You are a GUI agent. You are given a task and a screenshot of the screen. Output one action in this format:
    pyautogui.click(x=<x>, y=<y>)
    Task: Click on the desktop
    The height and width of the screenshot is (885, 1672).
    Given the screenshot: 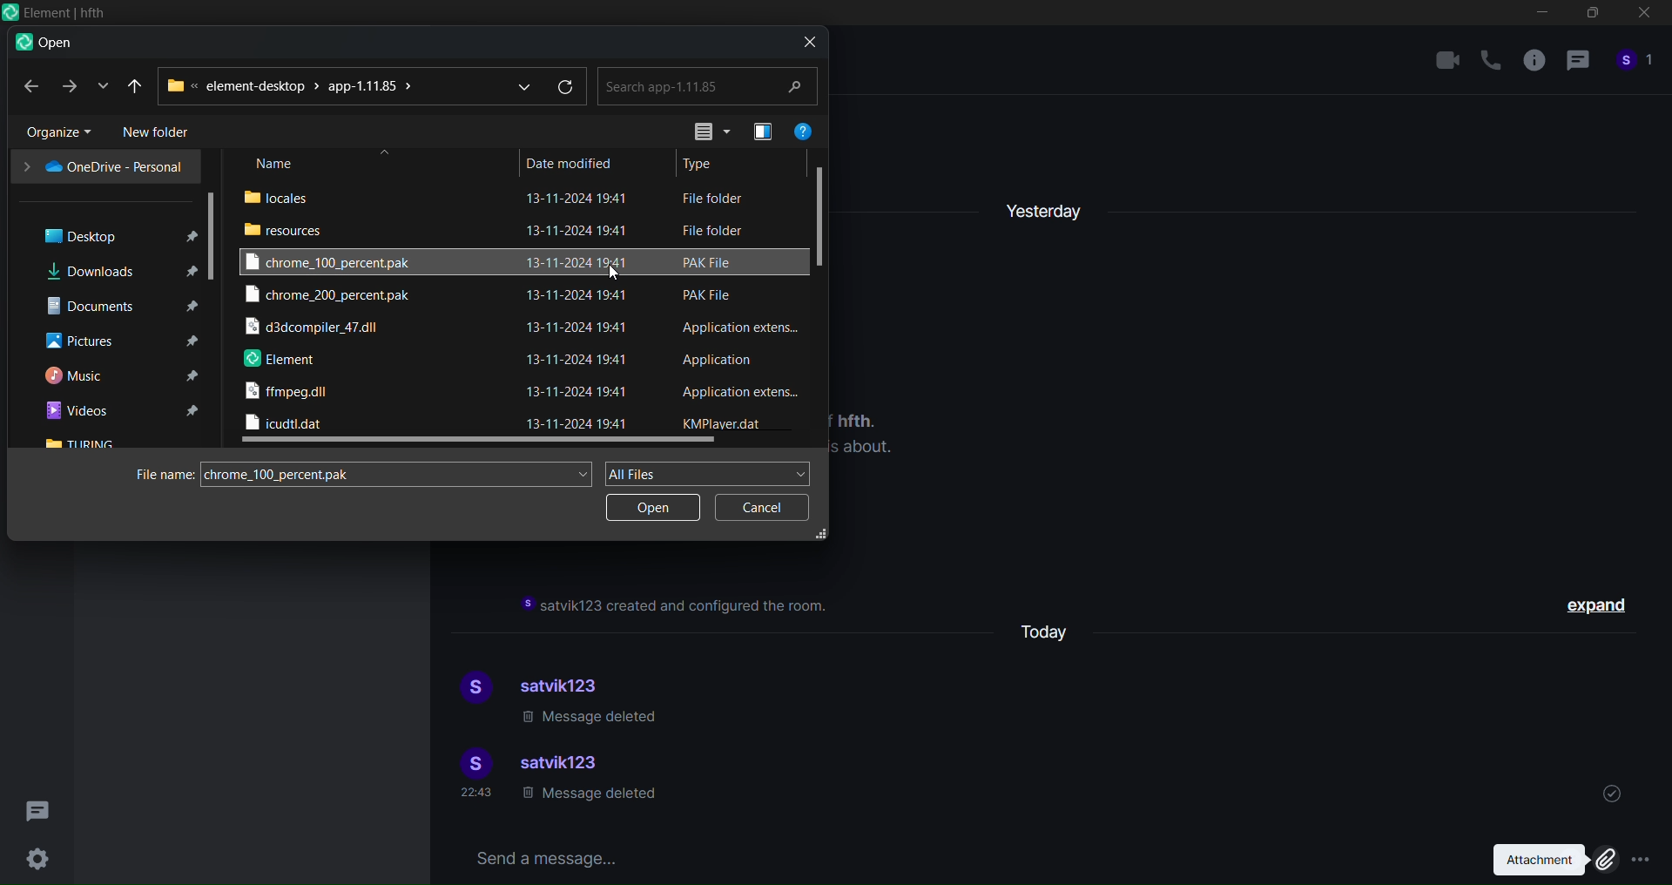 What is the action you would take?
    pyautogui.click(x=111, y=234)
    